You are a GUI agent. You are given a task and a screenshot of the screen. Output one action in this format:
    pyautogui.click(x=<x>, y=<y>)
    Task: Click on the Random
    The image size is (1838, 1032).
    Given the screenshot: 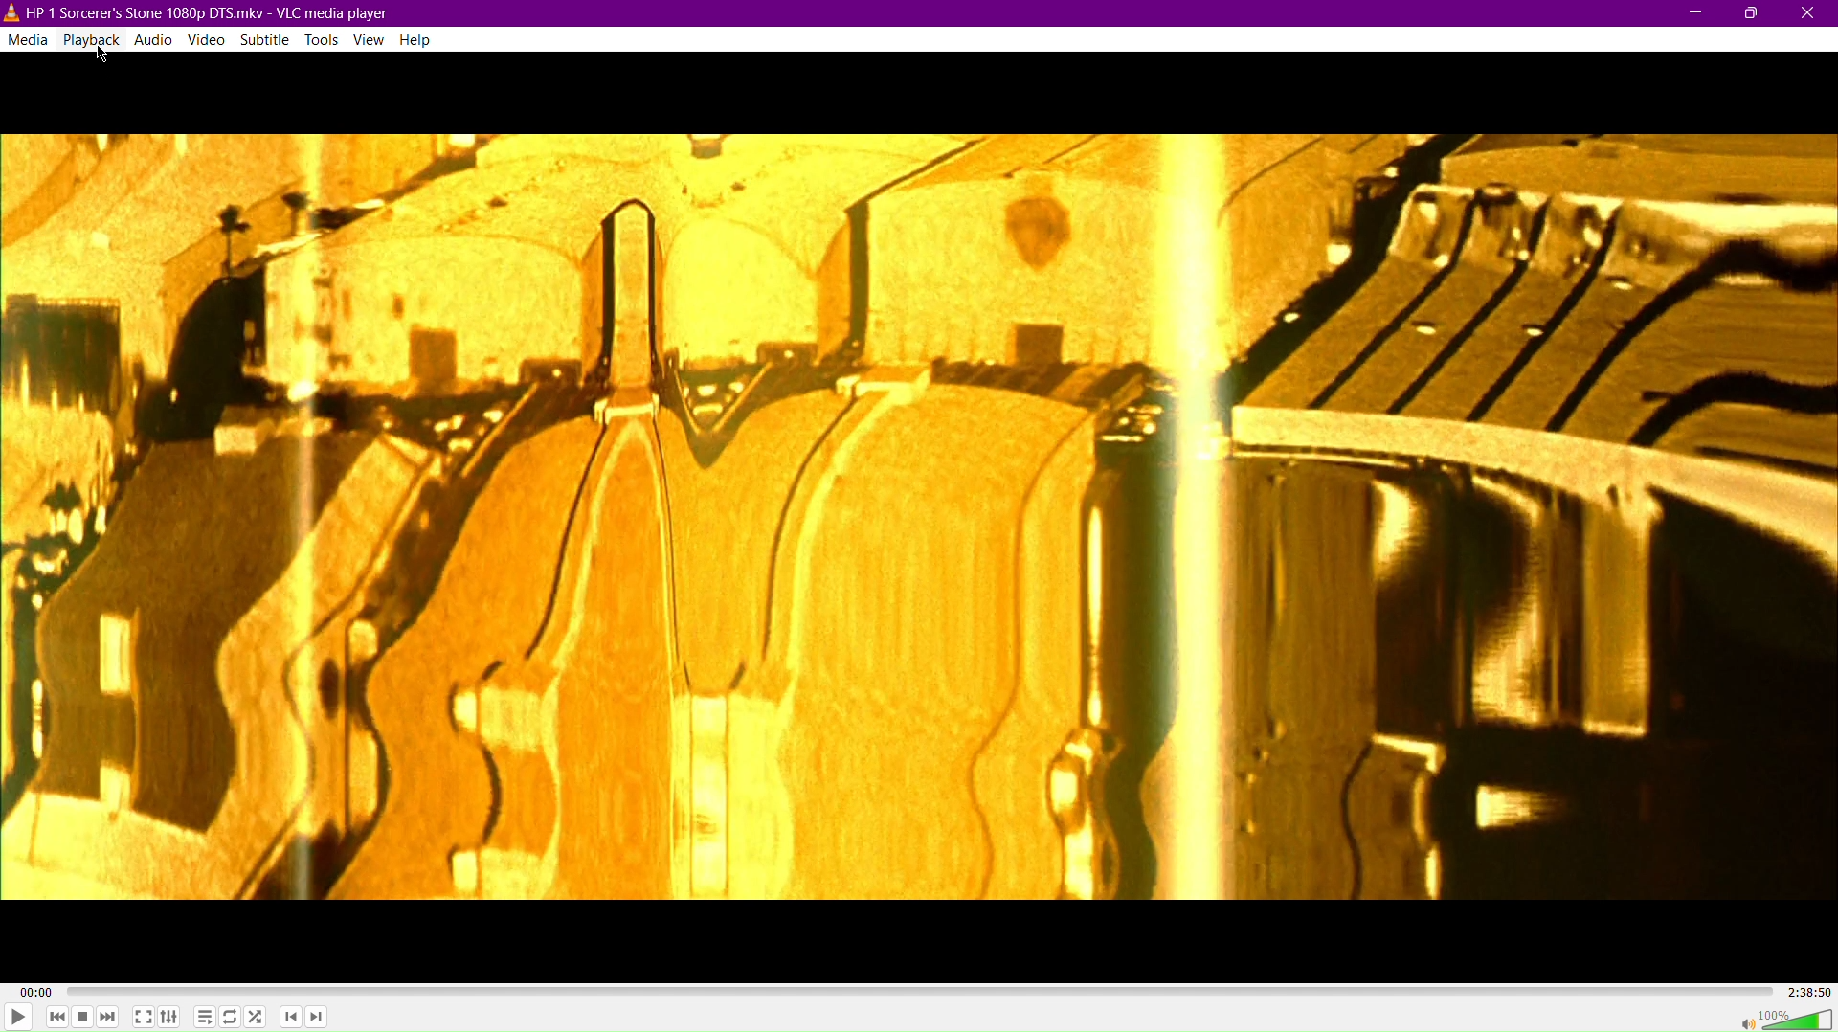 What is the action you would take?
    pyautogui.click(x=258, y=1018)
    